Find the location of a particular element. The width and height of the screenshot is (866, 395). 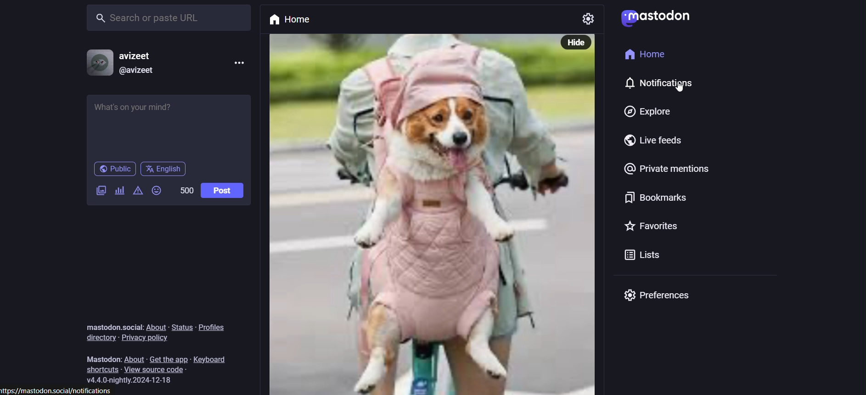

live feeds is located at coordinates (657, 141).